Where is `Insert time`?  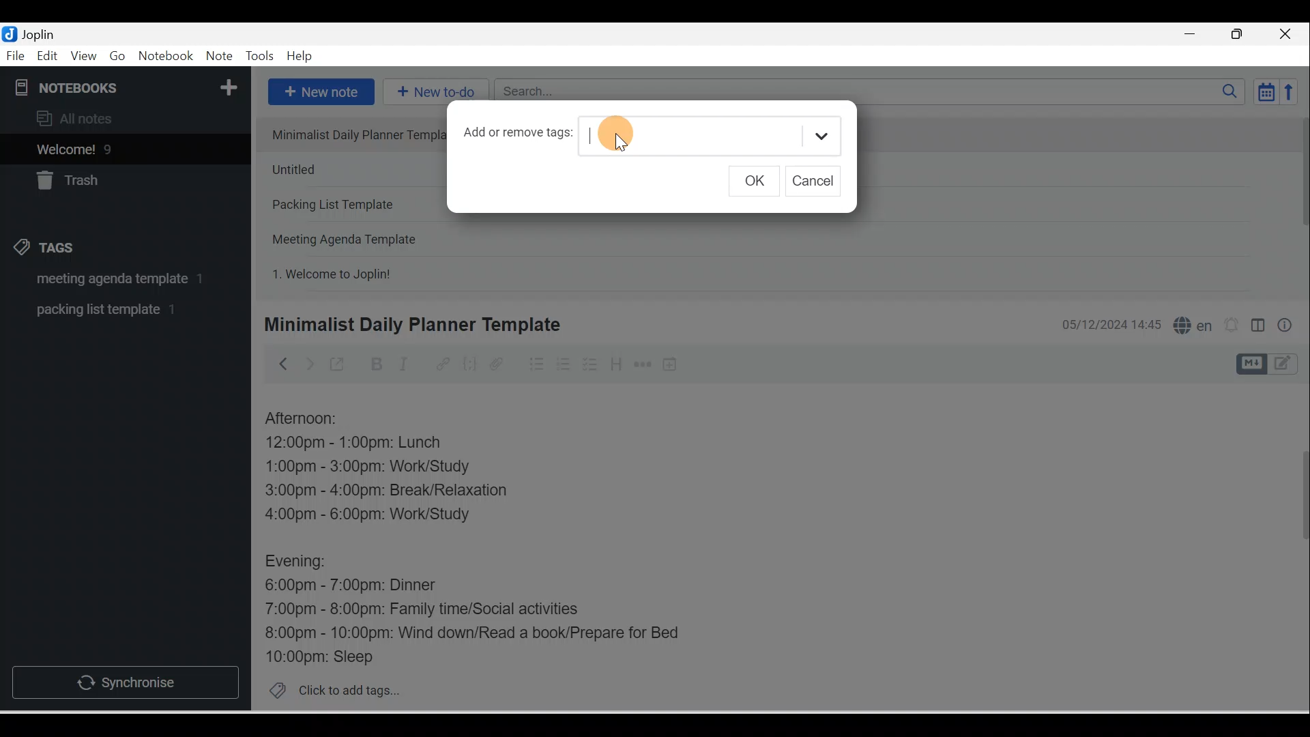
Insert time is located at coordinates (669, 365).